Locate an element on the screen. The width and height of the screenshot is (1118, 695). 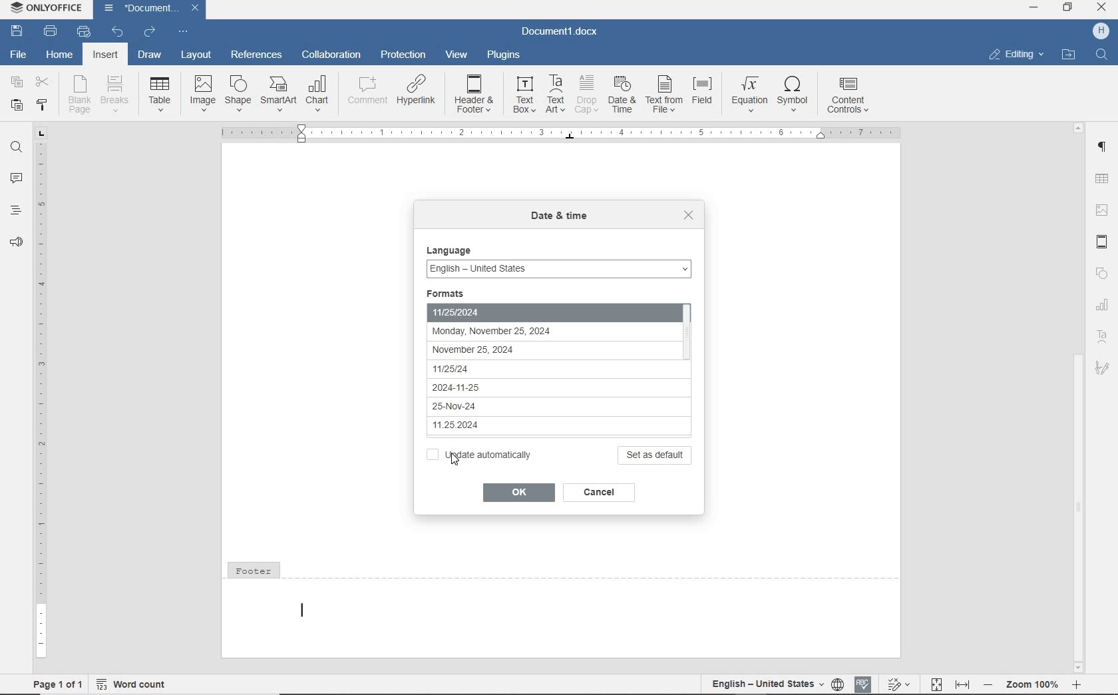
Text Art is located at coordinates (1102, 339).